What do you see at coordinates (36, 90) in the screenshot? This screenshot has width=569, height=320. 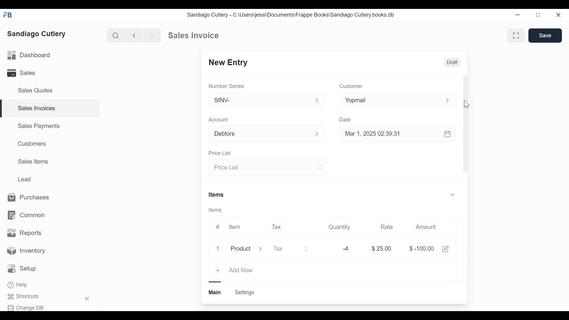 I see `Sales Quotes` at bounding box center [36, 90].